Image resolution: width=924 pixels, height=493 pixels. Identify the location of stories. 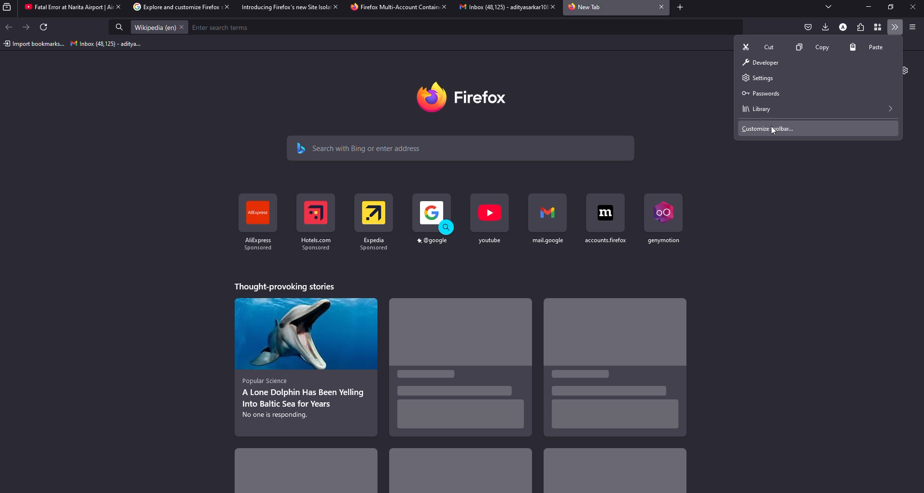
(460, 473).